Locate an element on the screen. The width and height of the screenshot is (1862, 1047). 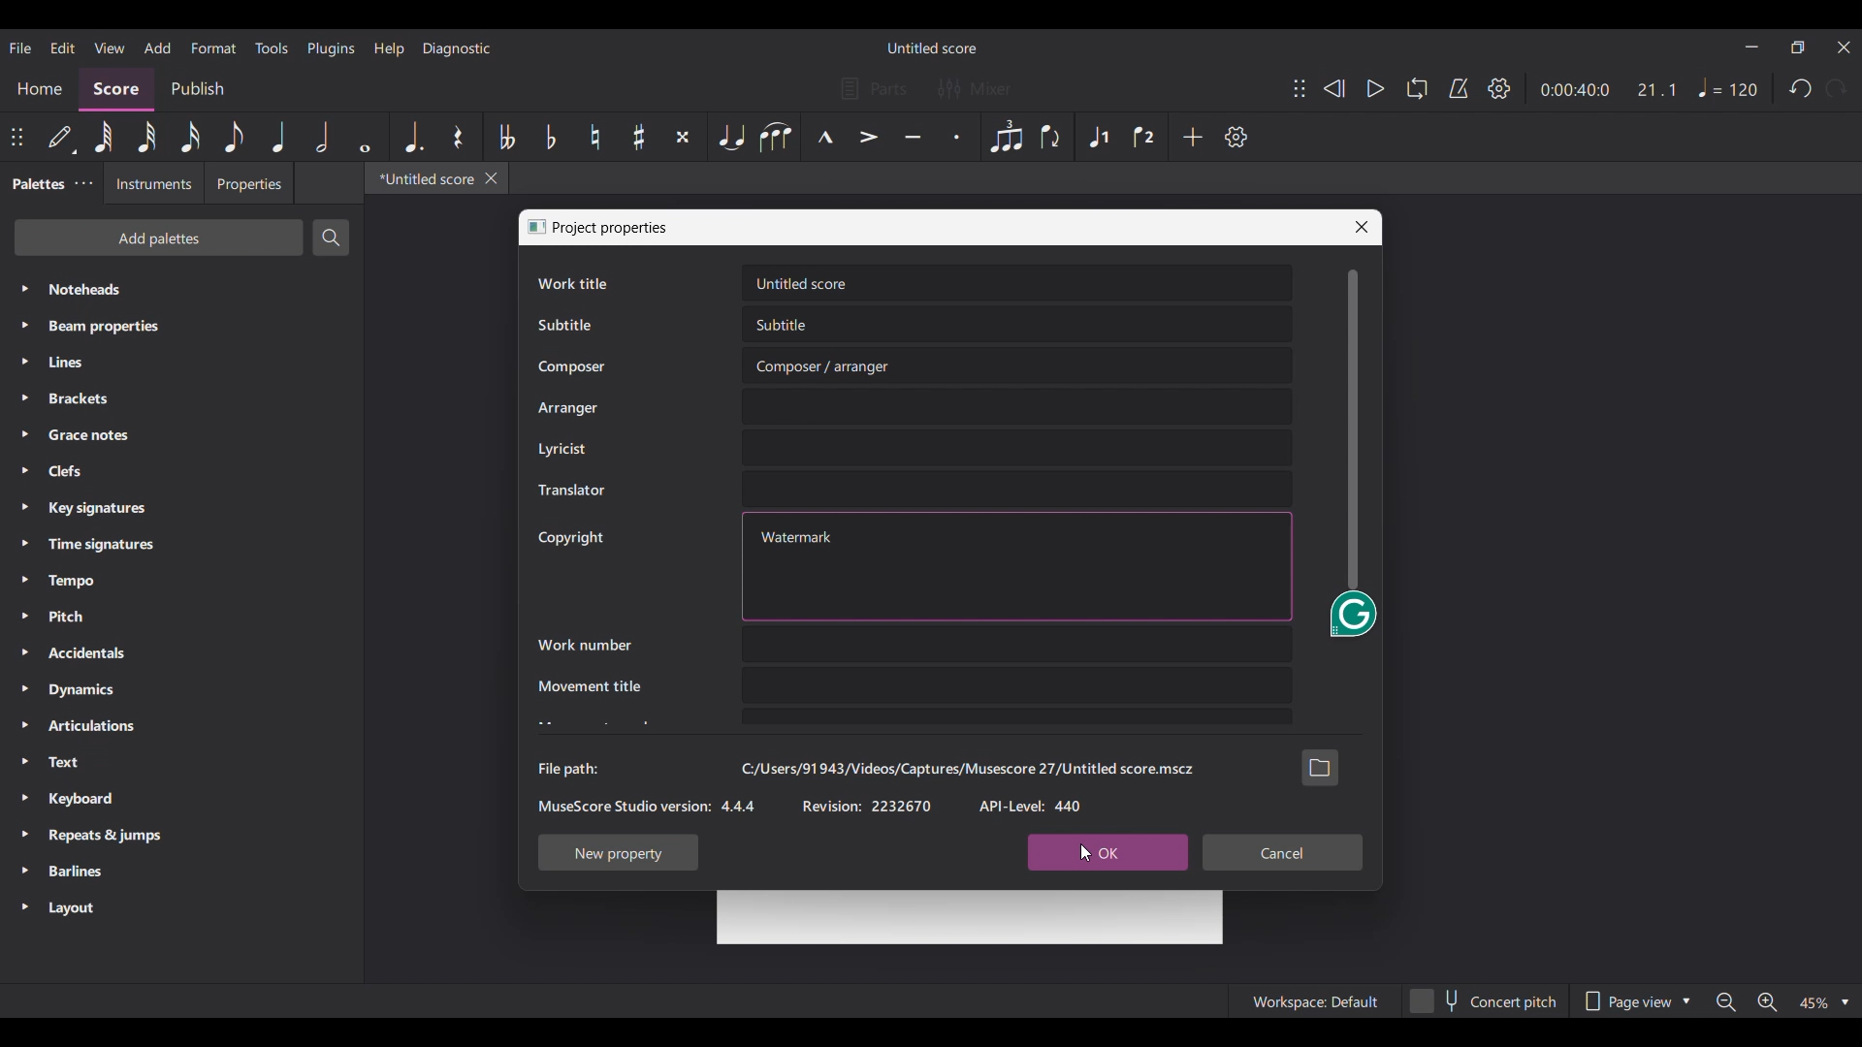
Half note is located at coordinates (322, 137).